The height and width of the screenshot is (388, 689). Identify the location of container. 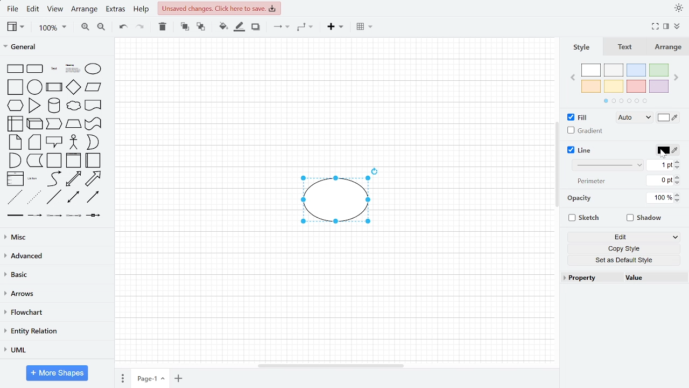
(54, 161).